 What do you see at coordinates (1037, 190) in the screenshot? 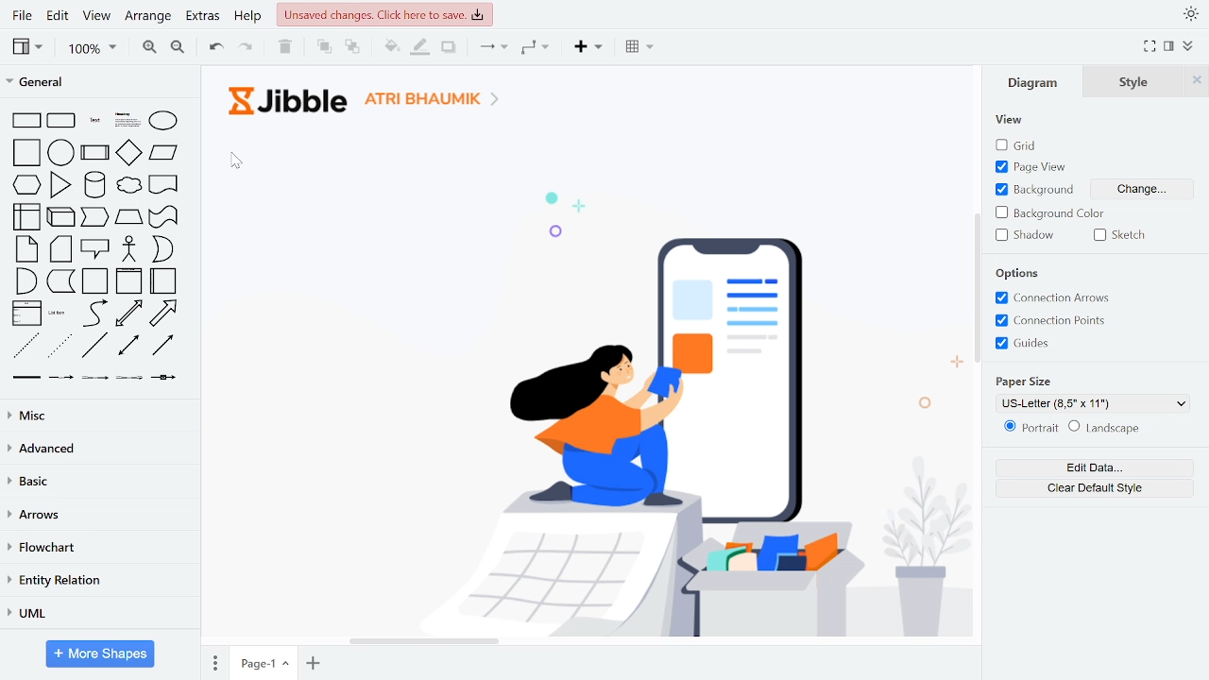
I see `text` at bounding box center [1037, 190].